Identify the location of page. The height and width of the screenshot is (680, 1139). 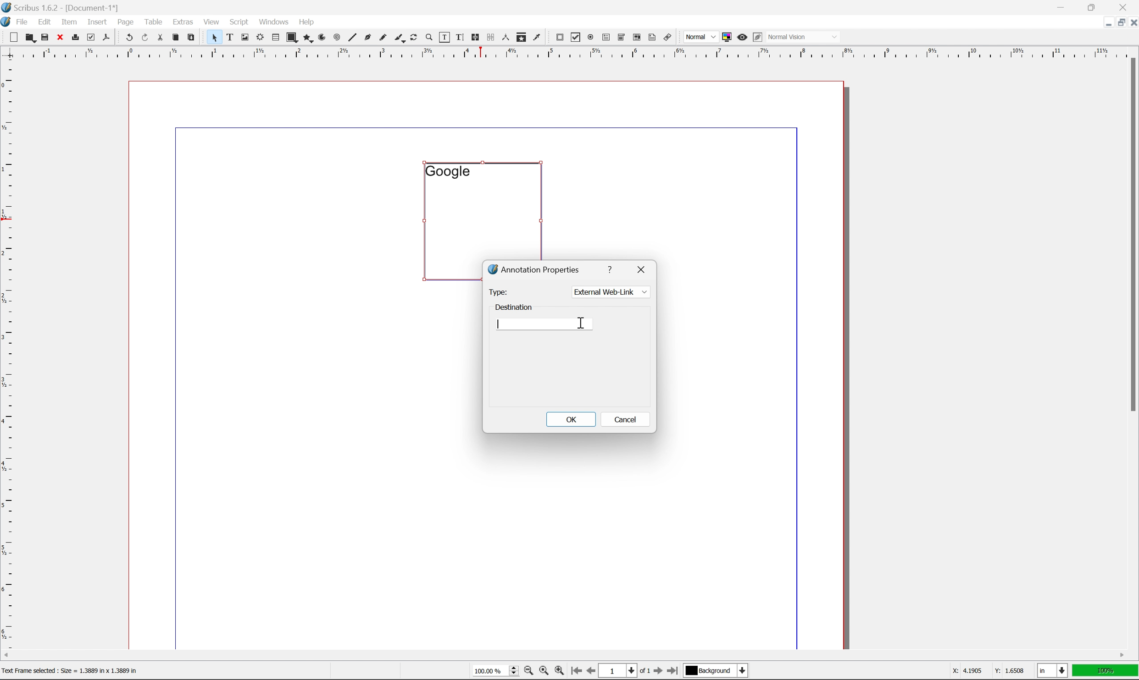
(126, 22).